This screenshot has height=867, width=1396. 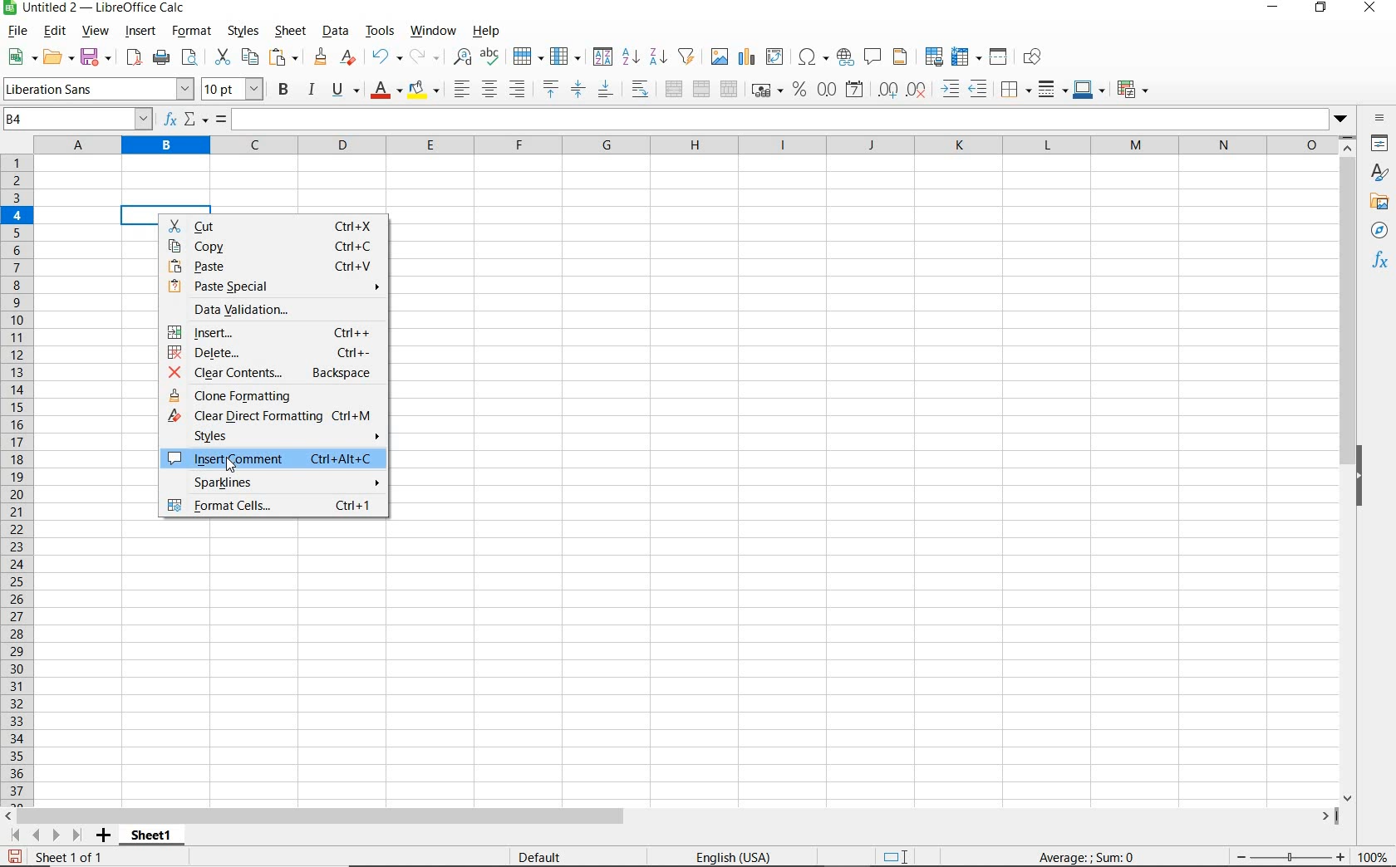 I want to click on toggle print preview, so click(x=190, y=57).